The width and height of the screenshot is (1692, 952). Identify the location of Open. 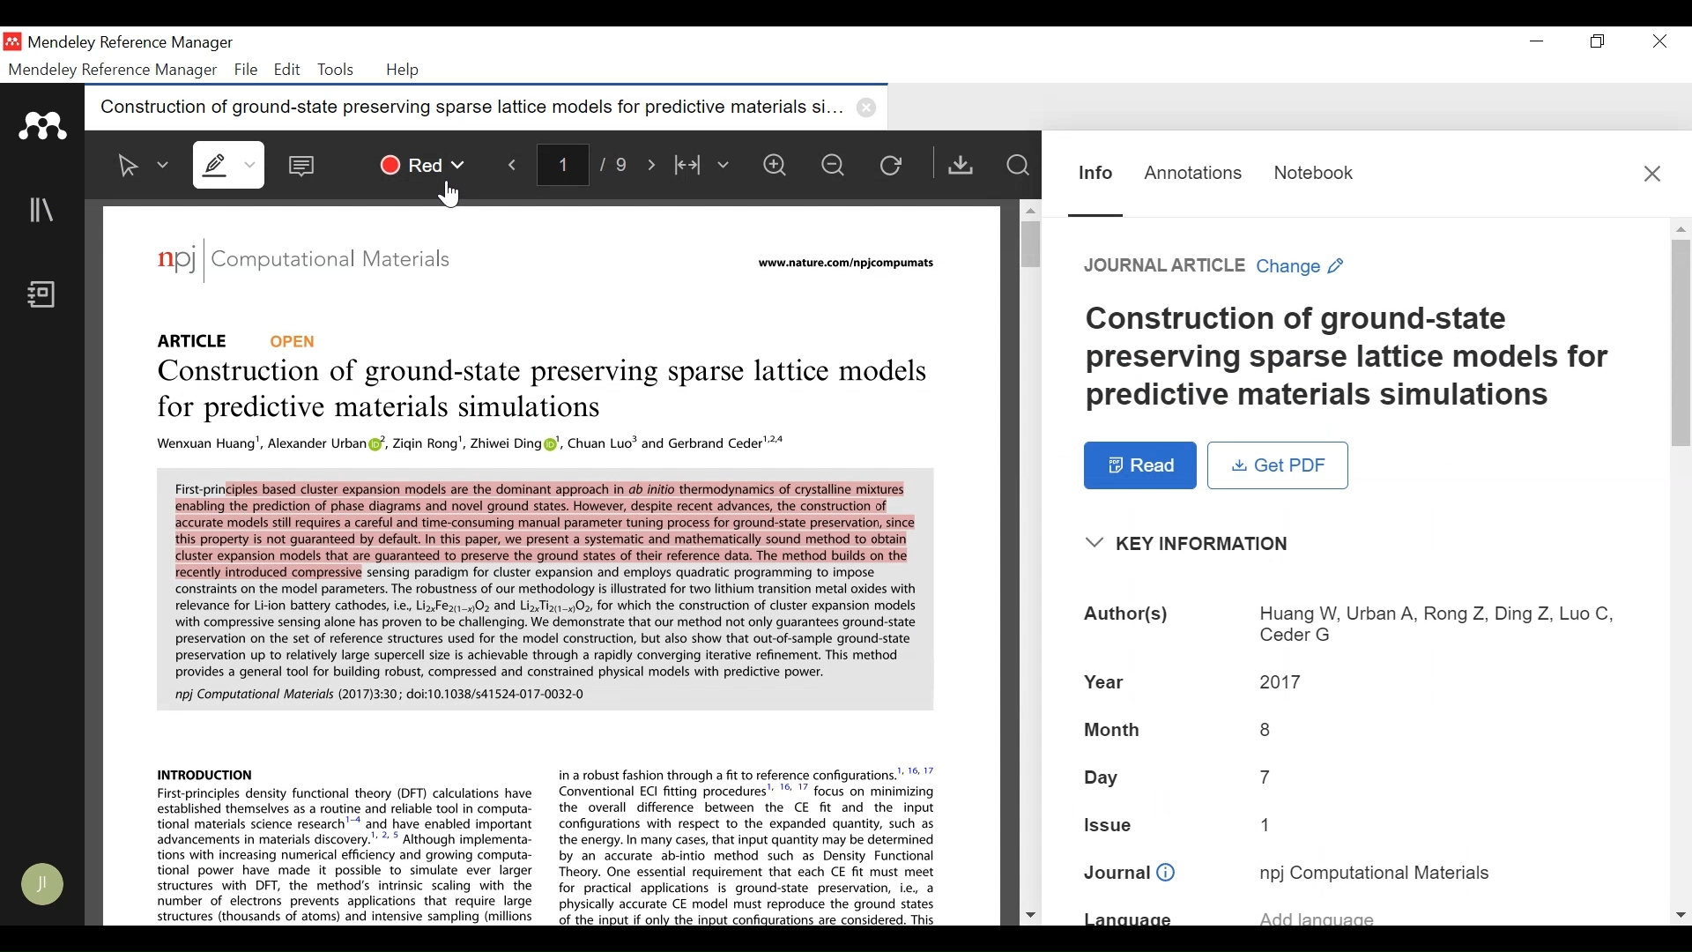
(298, 339).